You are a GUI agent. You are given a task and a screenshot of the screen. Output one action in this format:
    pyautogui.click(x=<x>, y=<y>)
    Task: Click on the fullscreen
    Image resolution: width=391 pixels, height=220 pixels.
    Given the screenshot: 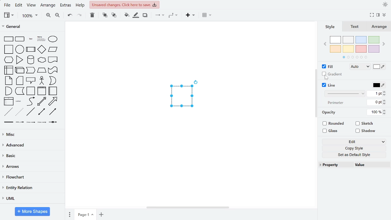 What is the action you would take?
    pyautogui.click(x=371, y=15)
    